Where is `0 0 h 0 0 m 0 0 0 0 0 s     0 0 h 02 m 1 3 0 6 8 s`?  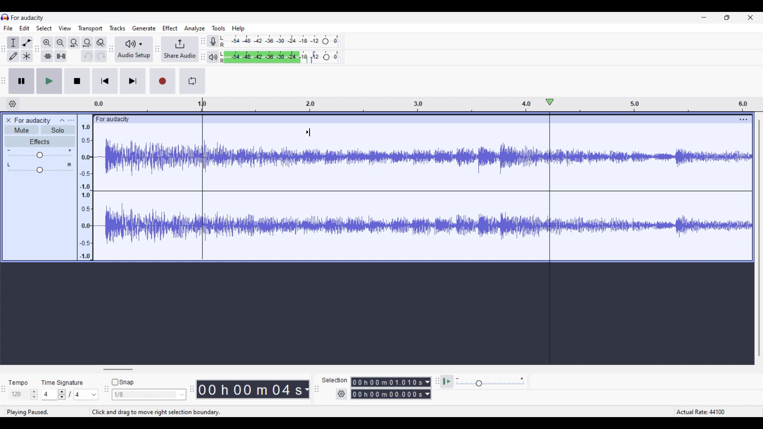
0 0 h 0 0 m 0 0 0 0 0 s     0 0 h 02 m 1 3 0 6 8 s is located at coordinates (387, 388).